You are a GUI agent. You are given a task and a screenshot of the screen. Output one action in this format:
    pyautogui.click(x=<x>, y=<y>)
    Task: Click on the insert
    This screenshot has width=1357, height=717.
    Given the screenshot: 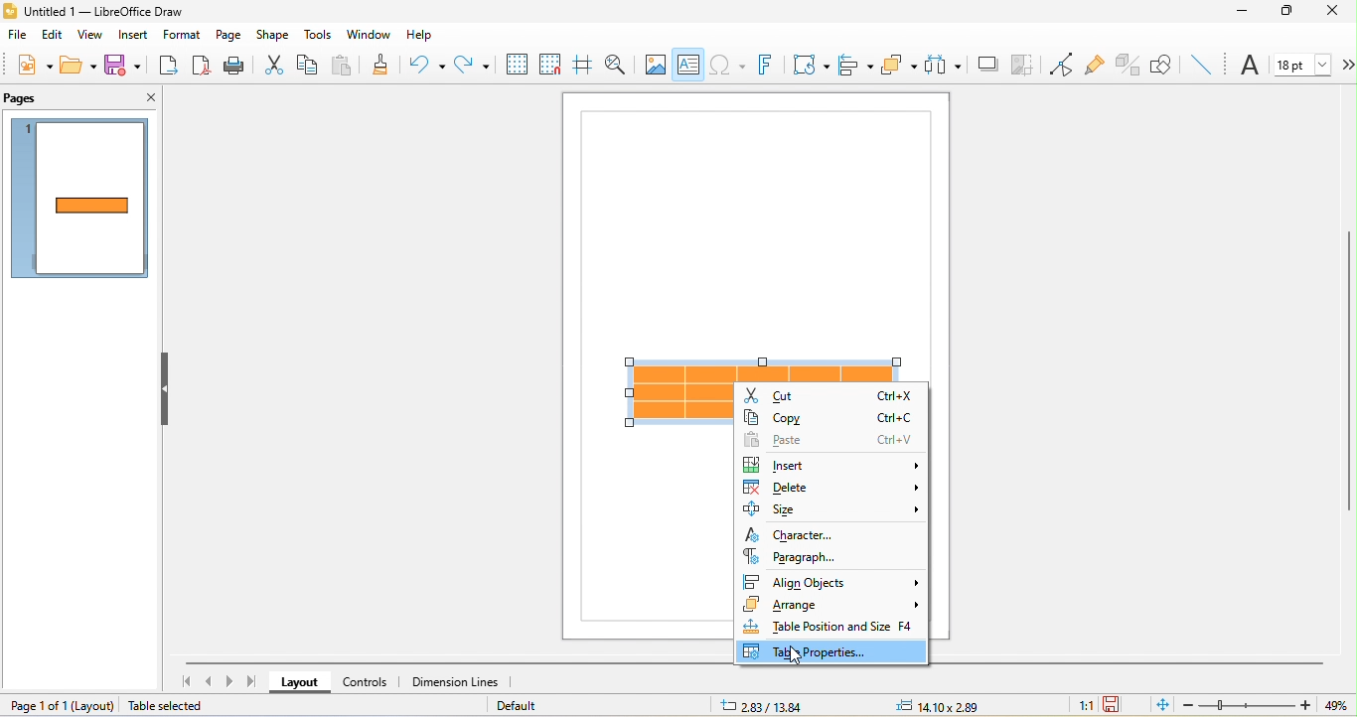 What is the action you would take?
    pyautogui.click(x=132, y=37)
    